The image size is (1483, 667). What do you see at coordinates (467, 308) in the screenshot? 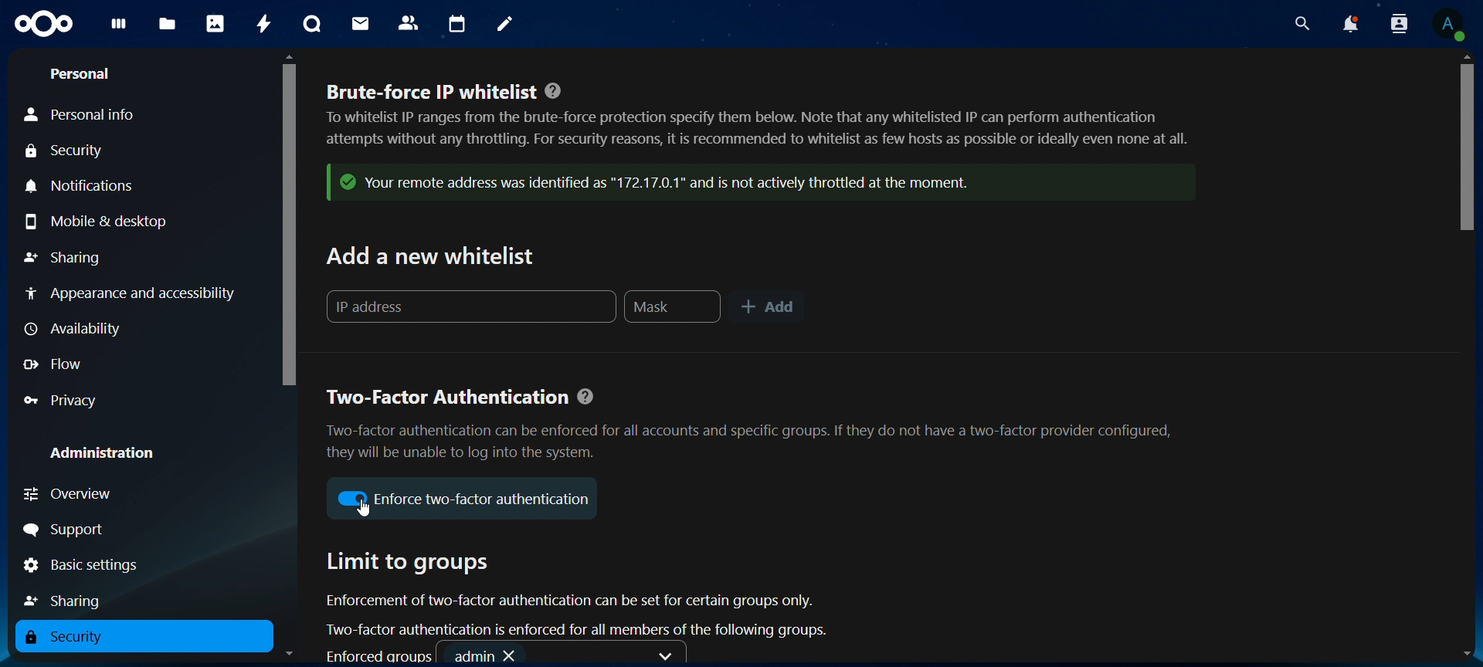
I see `IP address` at bounding box center [467, 308].